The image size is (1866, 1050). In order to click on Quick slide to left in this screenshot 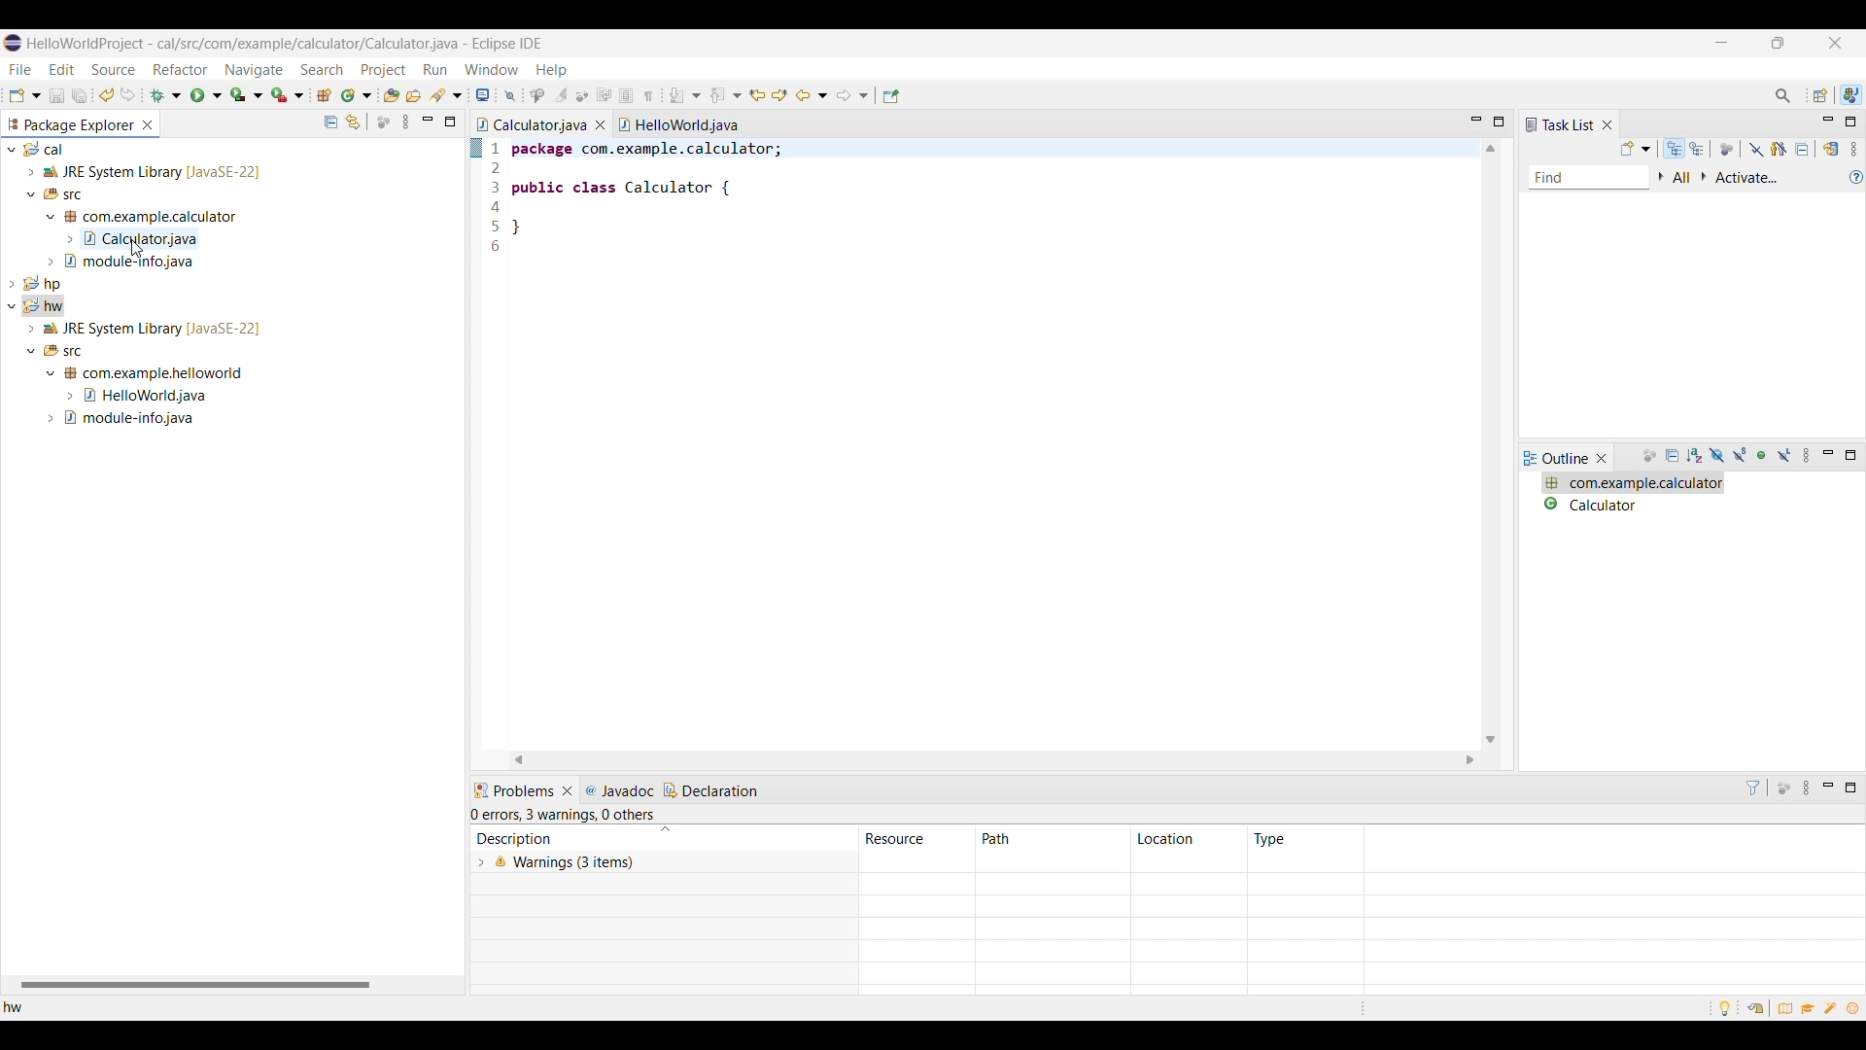, I will do `click(518, 760)`.